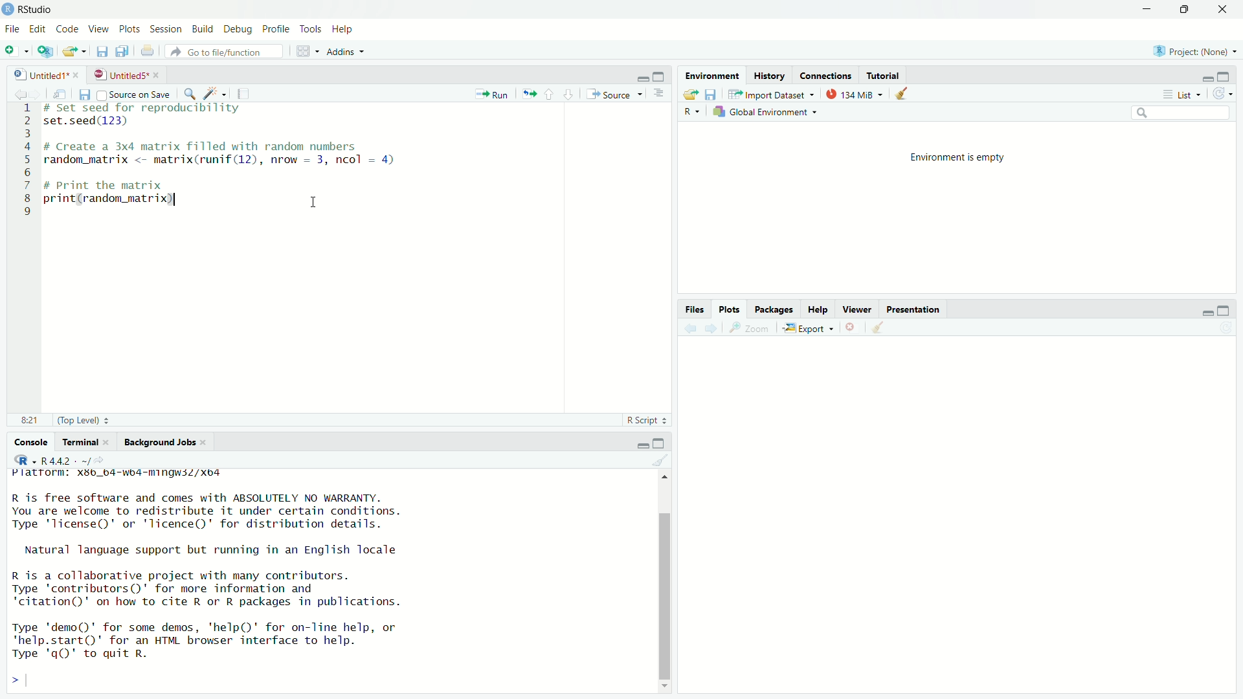  I want to click on maximise, so click(1227, 76).